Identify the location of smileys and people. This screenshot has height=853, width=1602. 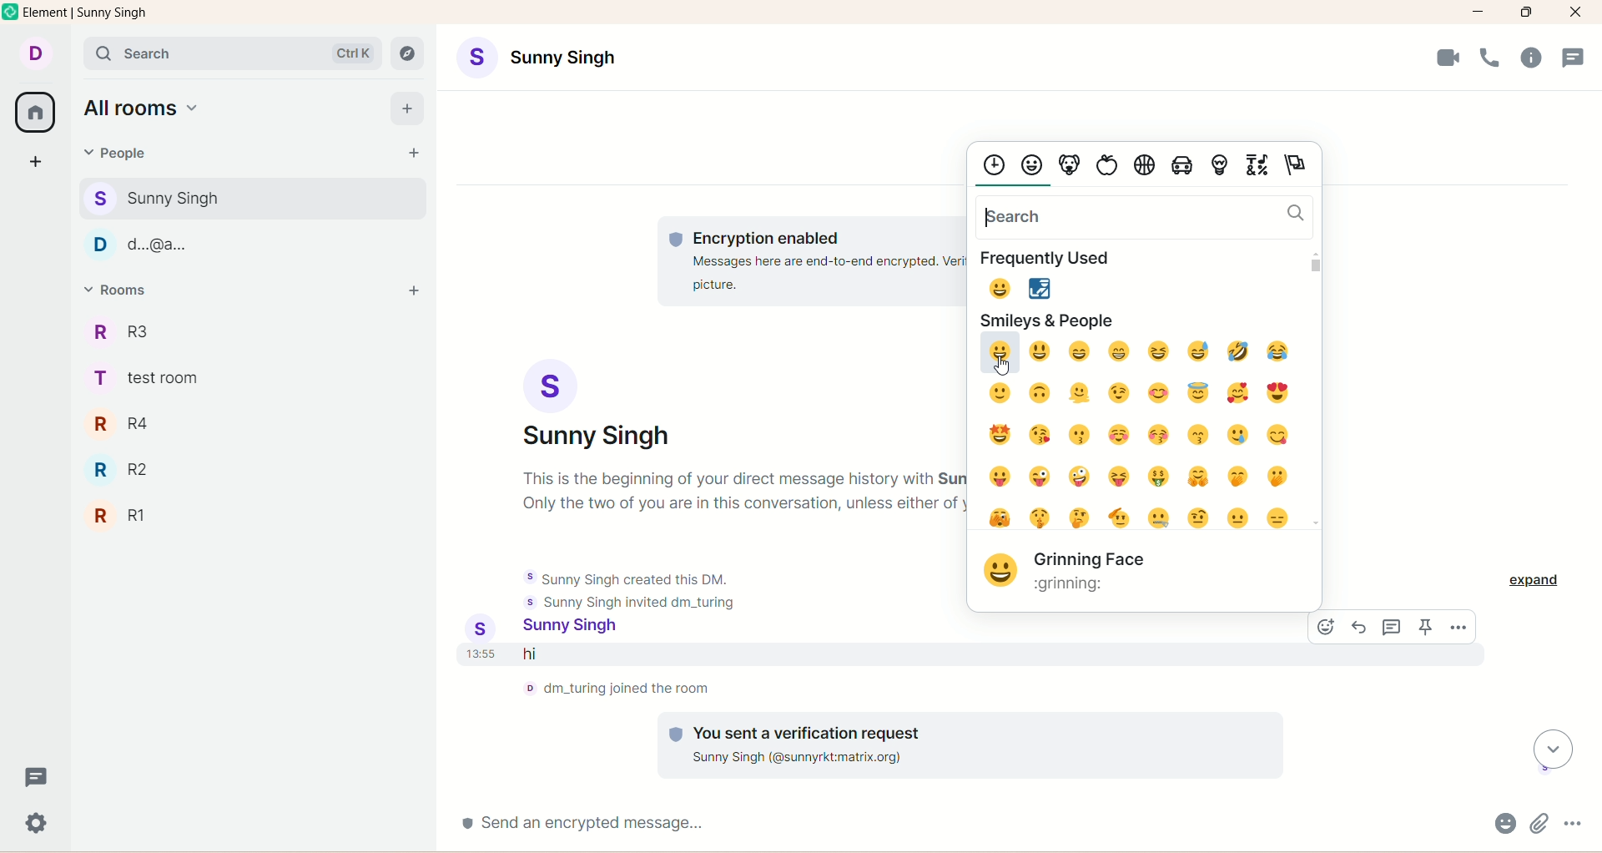
(1050, 321).